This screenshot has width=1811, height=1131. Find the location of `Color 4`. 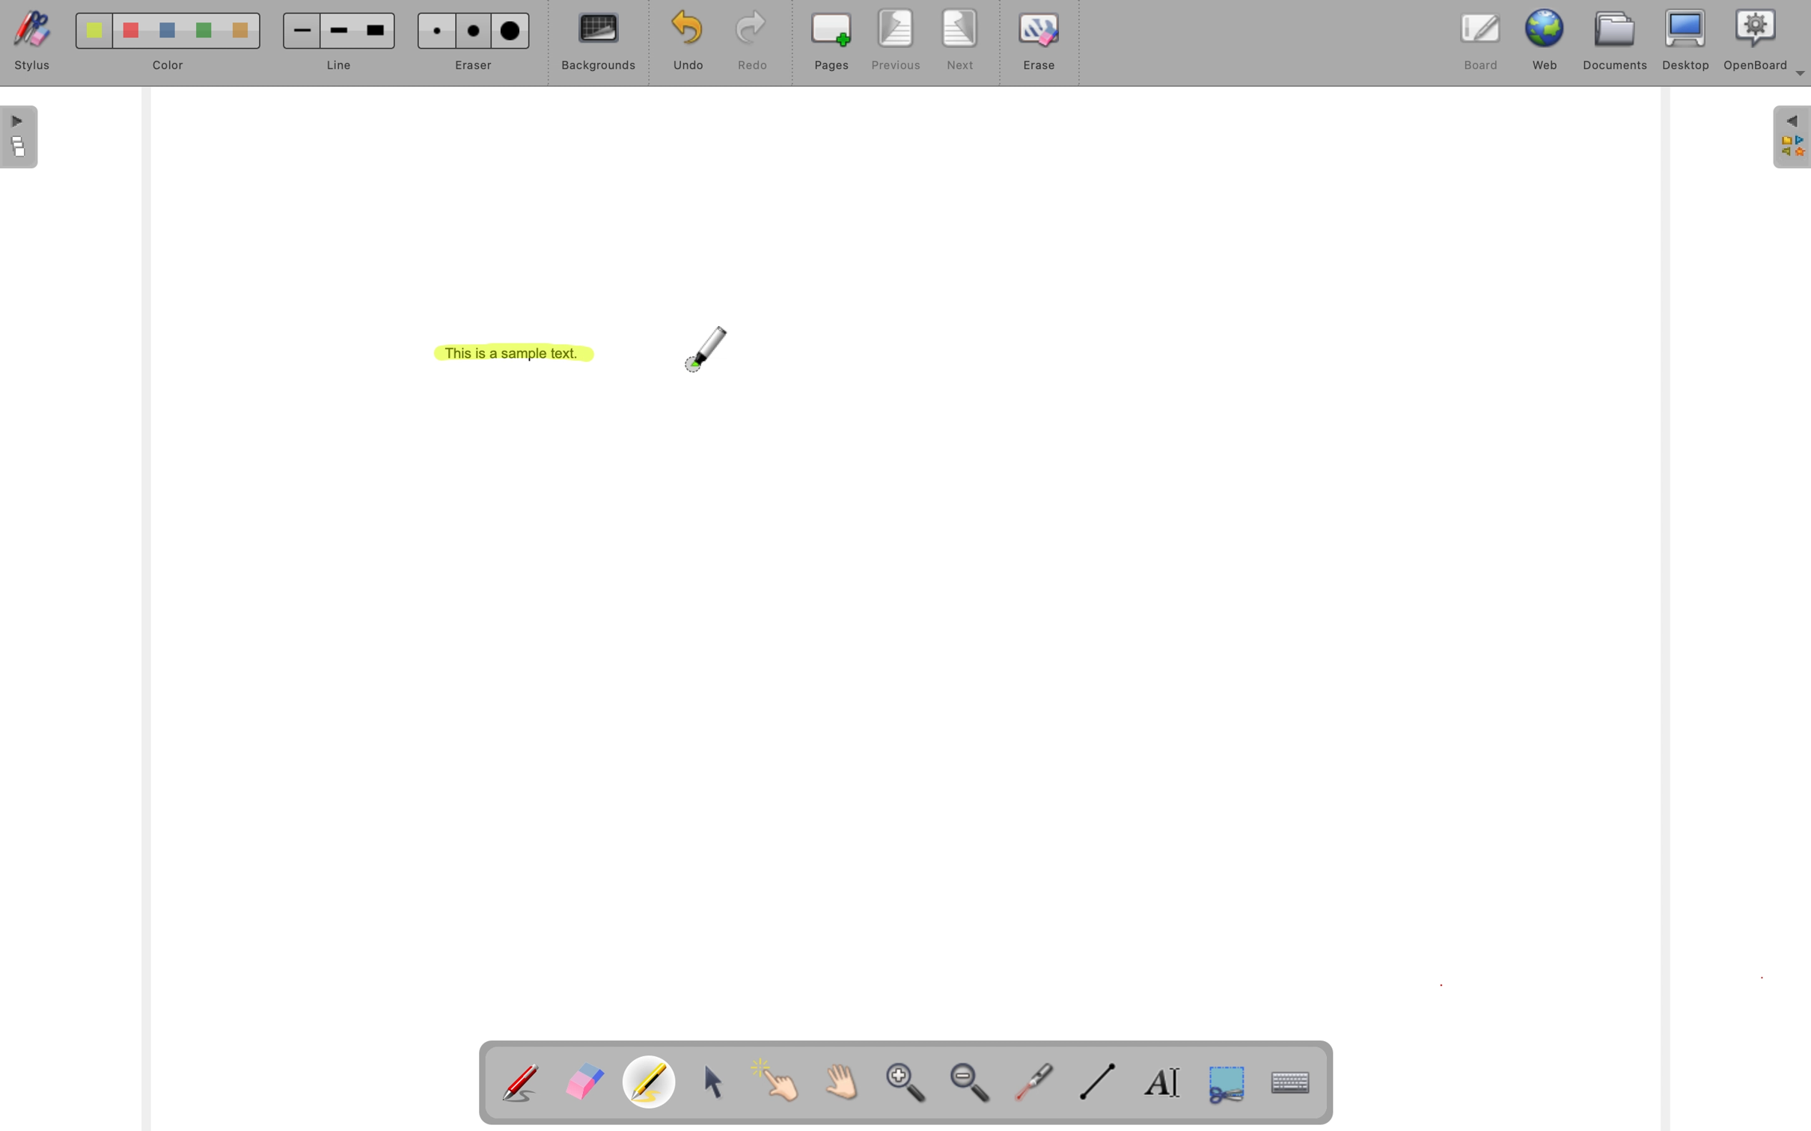

Color 4 is located at coordinates (205, 31).